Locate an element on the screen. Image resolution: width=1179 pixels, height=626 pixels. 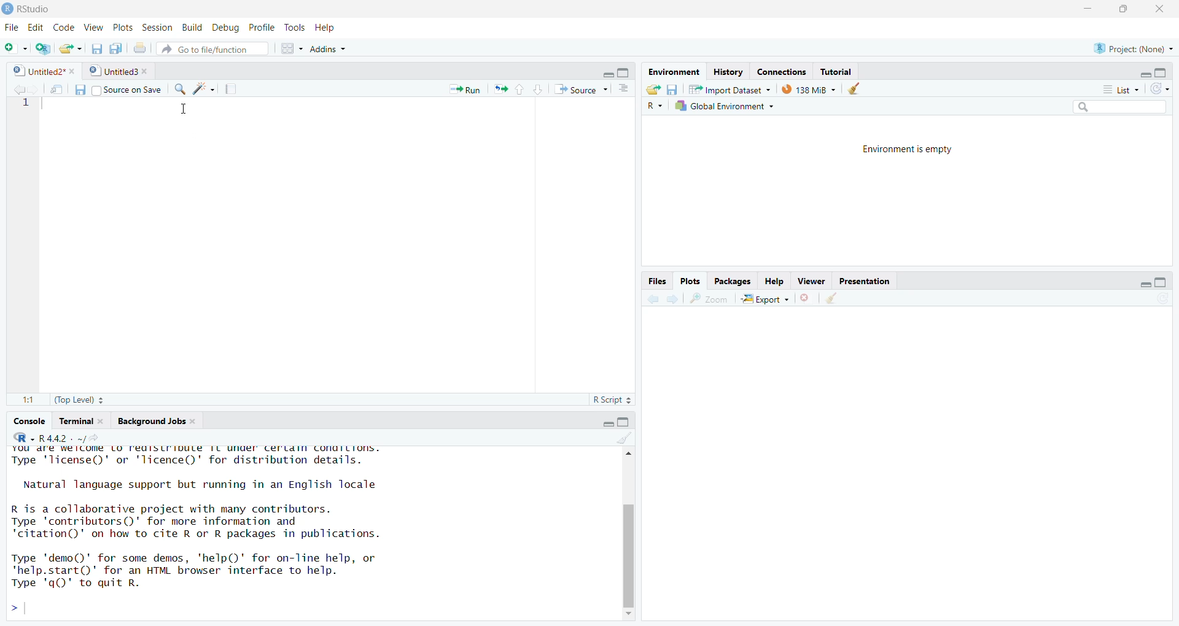
Source is located at coordinates (579, 90).